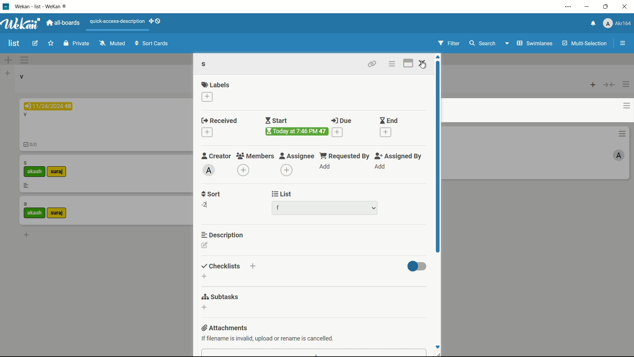 Image resolution: width=634 pixels, height=357 pixels. What do you see at coordinates (118, 21) in the screenshot?
I see `quick-access-description` at bounding box center [118, 21].